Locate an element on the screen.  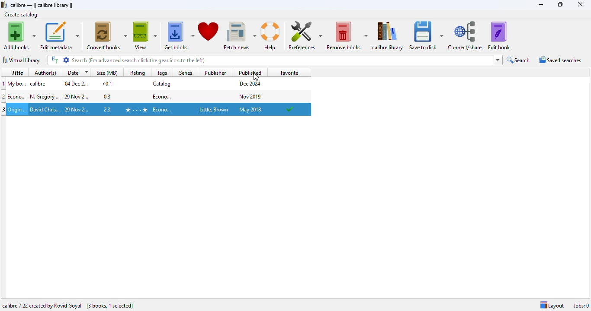
2 is located at coordinates (4, 96).